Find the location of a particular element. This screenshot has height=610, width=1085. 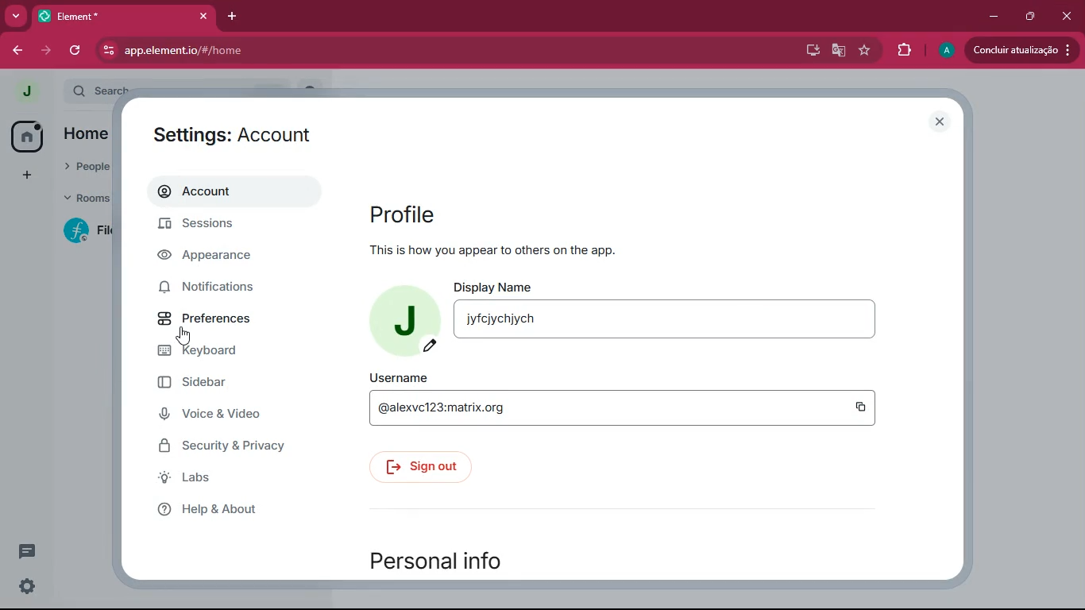

keyboard is located at coordinates (220, 353).